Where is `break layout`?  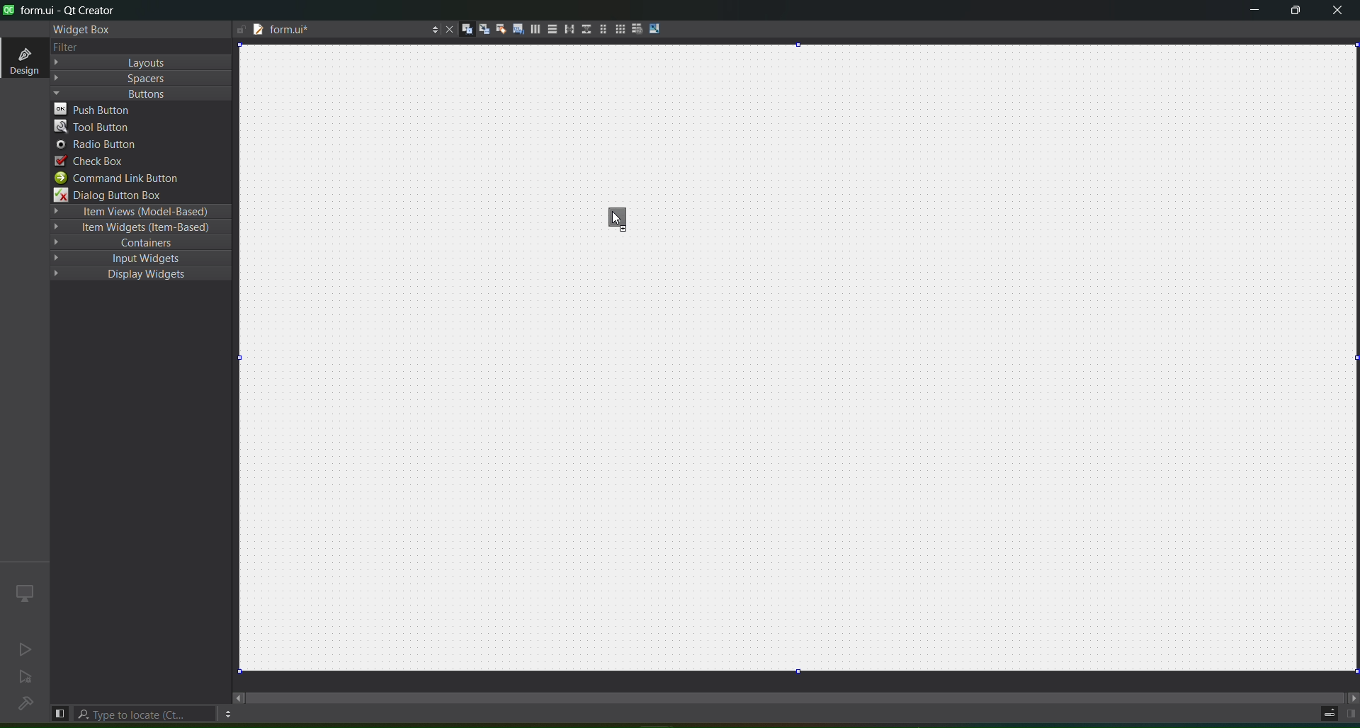
break layout is located at coordinates (637, 27).